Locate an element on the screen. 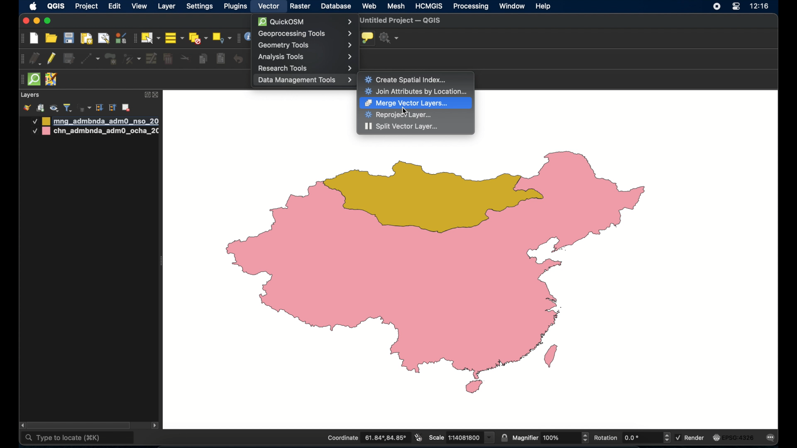  josh remote is located at coordinates (51, 80).